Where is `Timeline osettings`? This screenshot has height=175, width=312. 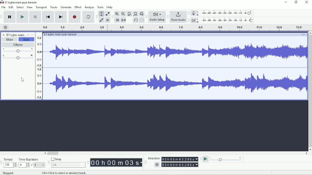
Timeline osettings is located at coordinates (6, 27).